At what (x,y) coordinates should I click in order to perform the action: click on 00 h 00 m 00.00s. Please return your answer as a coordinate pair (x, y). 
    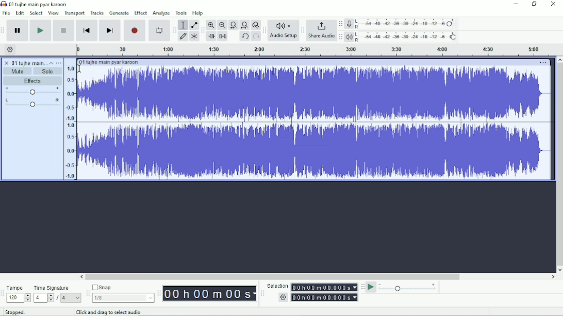
    Looking at the image, I should click on (325, 287).